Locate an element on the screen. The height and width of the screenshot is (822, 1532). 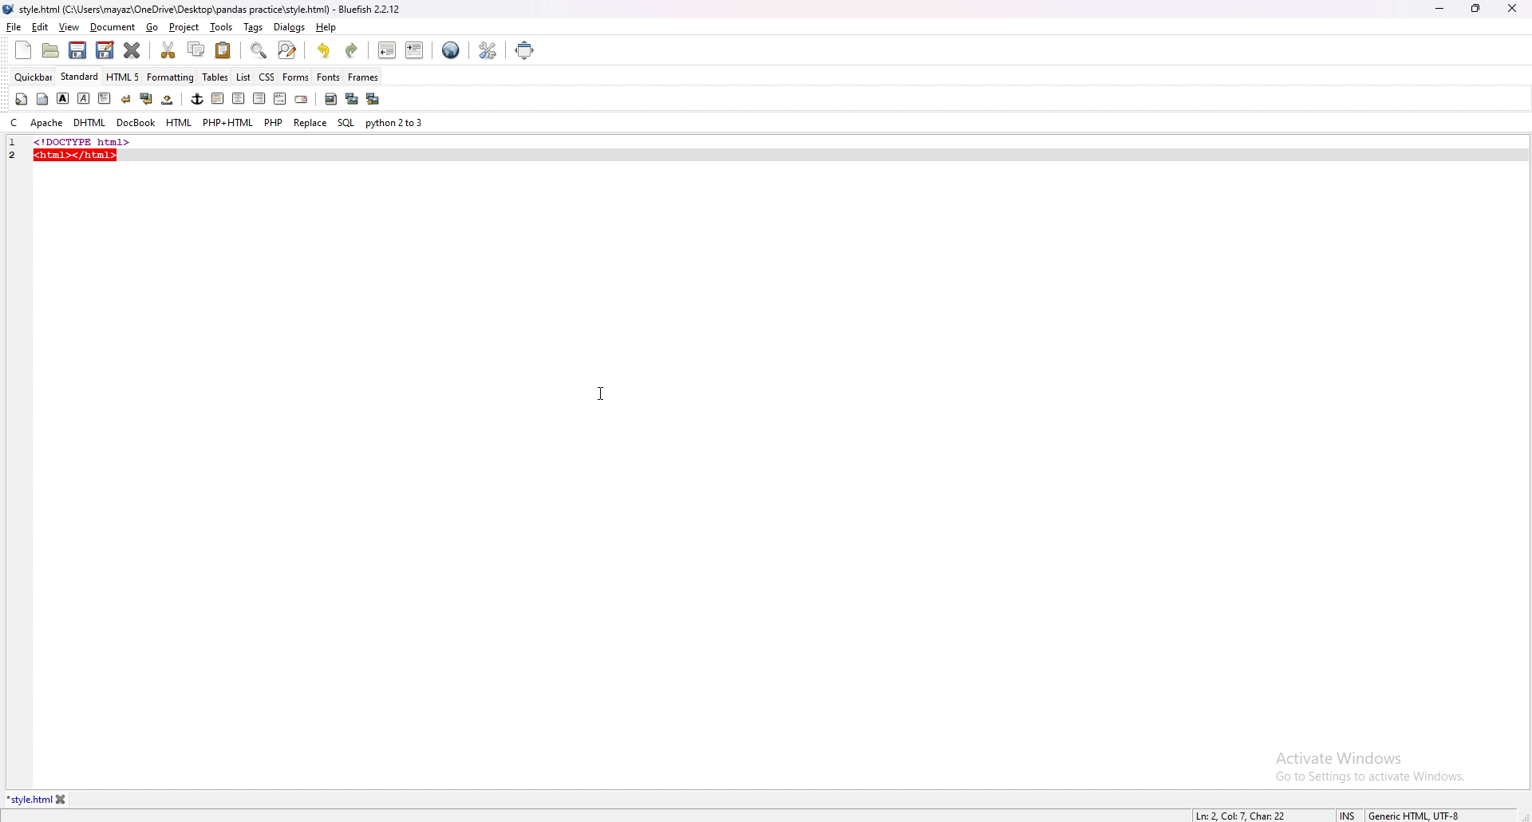
file name is located at coordinates (204, 10).